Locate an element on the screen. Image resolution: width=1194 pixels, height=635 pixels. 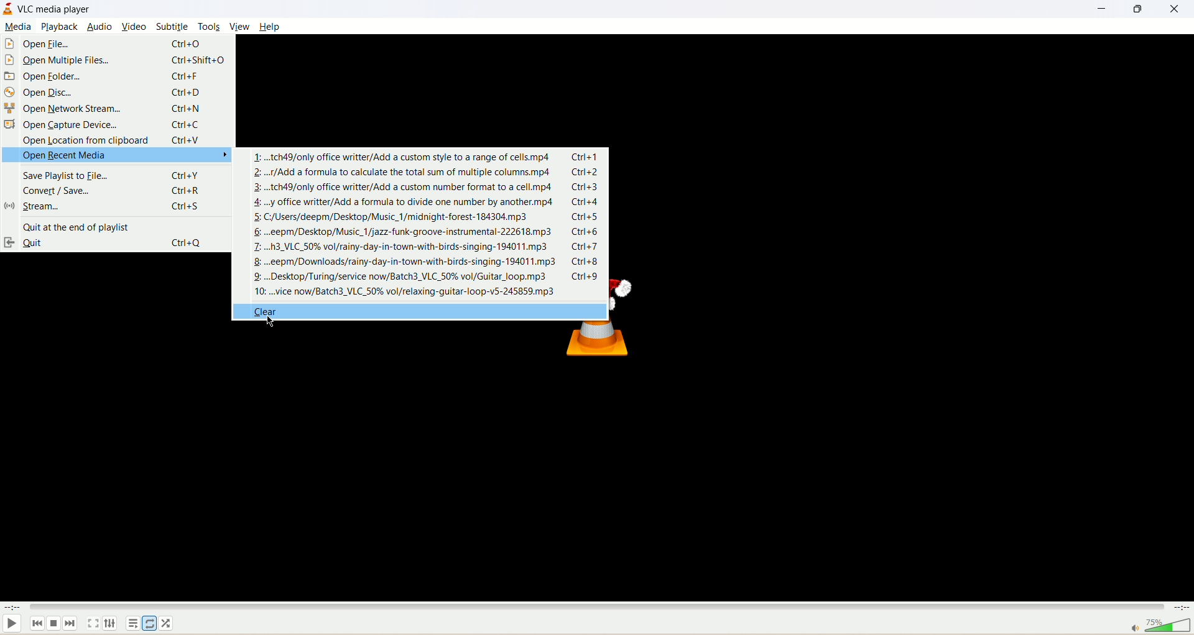
ctrl+D is located at coordinates (187, 92).